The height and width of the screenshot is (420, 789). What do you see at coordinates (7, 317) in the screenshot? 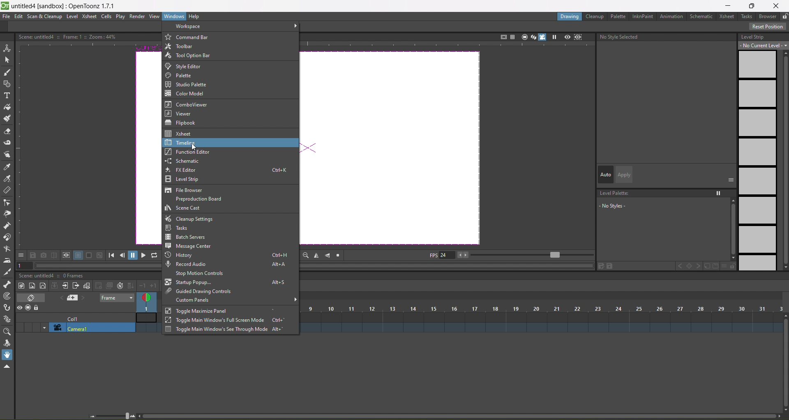
I see `plastic tool` at bounding box center [7, 317].